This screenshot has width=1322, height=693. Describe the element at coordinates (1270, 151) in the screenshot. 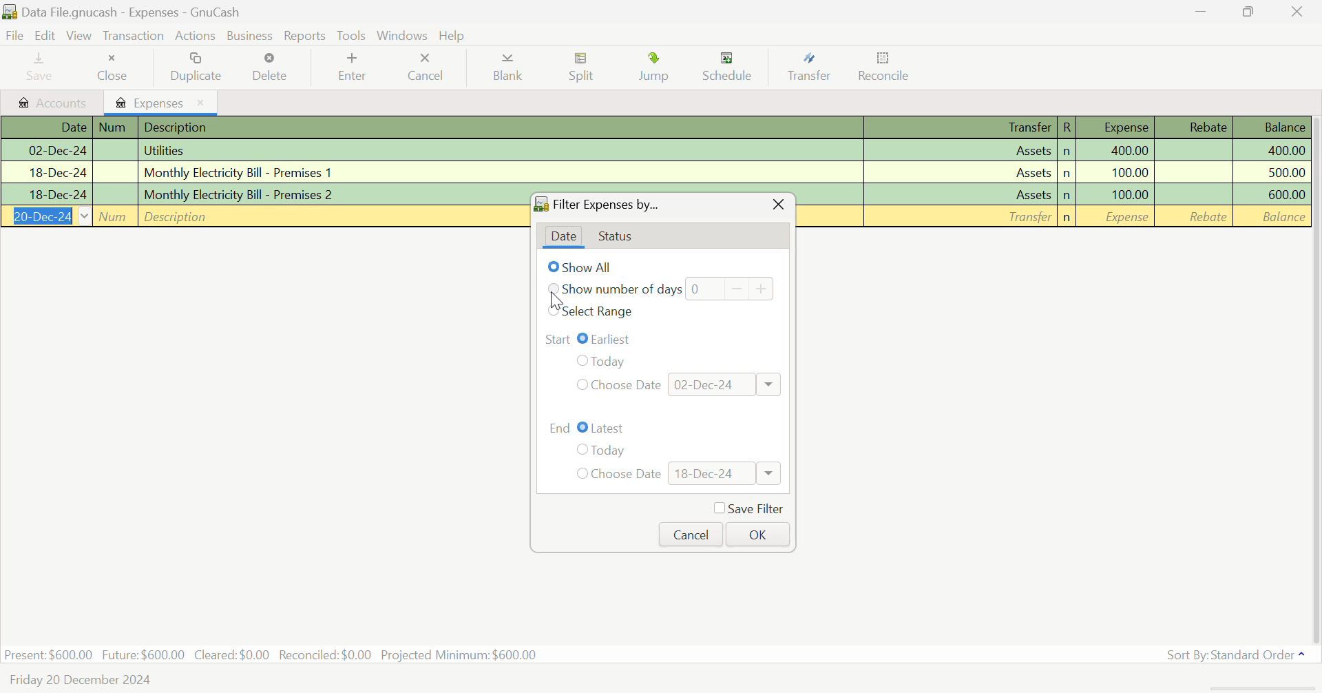

I see `Amount` at that location.